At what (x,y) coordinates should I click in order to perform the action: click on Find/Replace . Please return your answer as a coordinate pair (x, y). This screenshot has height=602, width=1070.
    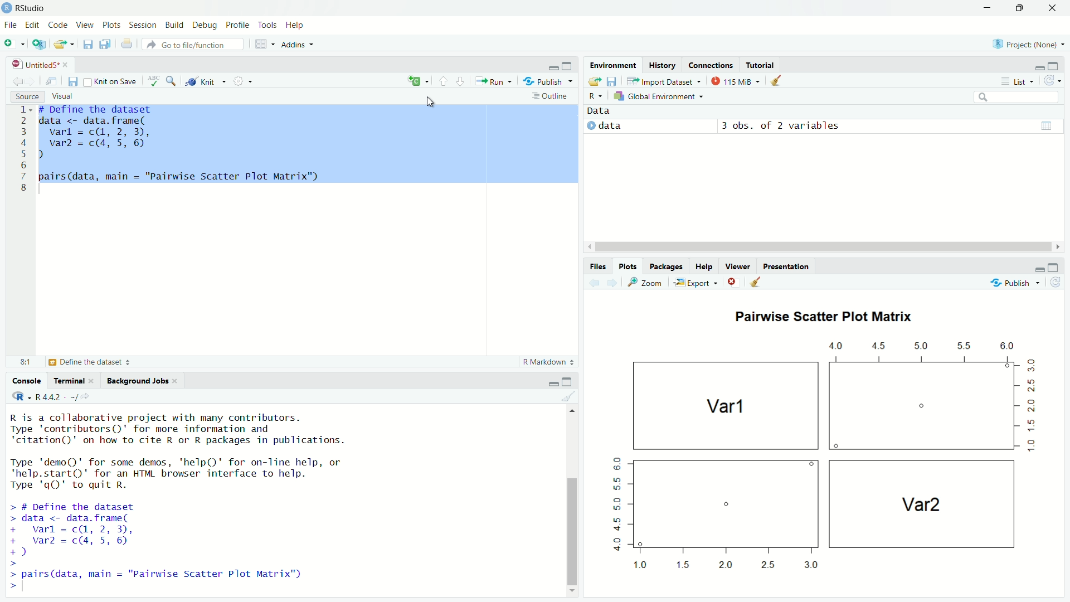
    Looking at the image, I should click on (171, 80).